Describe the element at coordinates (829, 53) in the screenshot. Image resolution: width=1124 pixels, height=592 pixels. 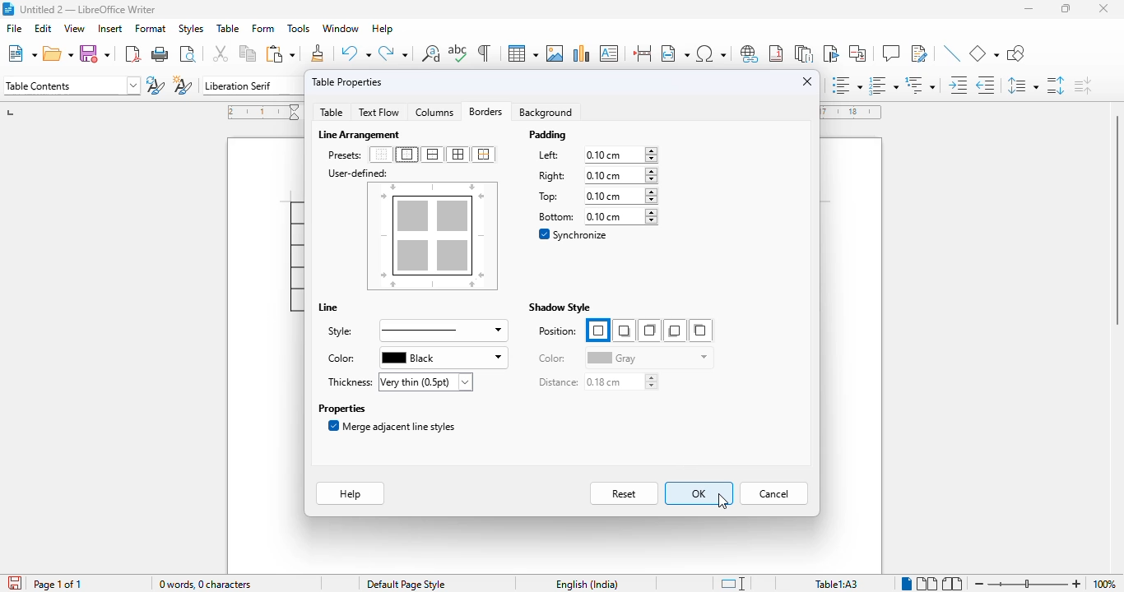
I see `insert bookmark` at that location.